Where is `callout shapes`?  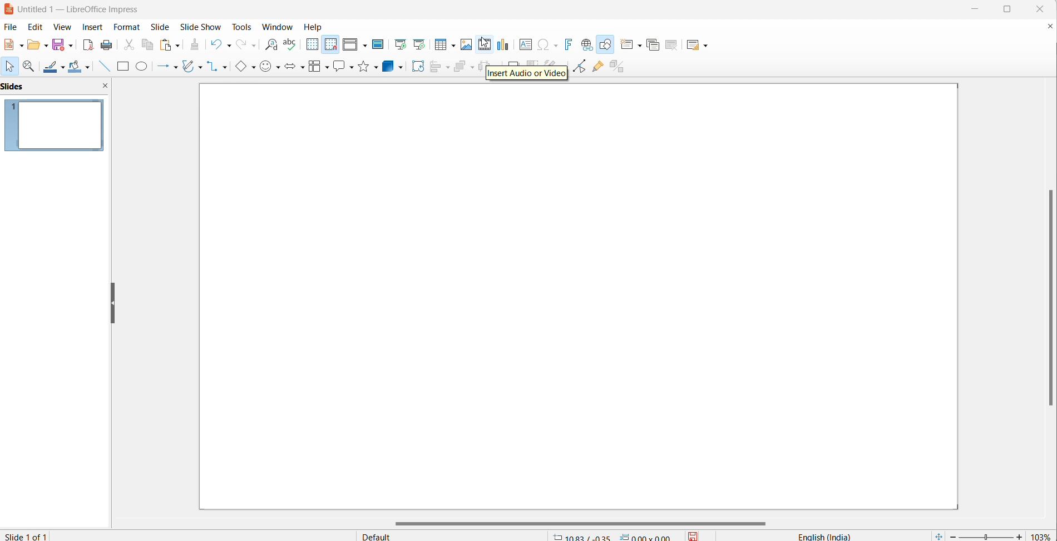
callout shapes is located at coordinates (339, 67).